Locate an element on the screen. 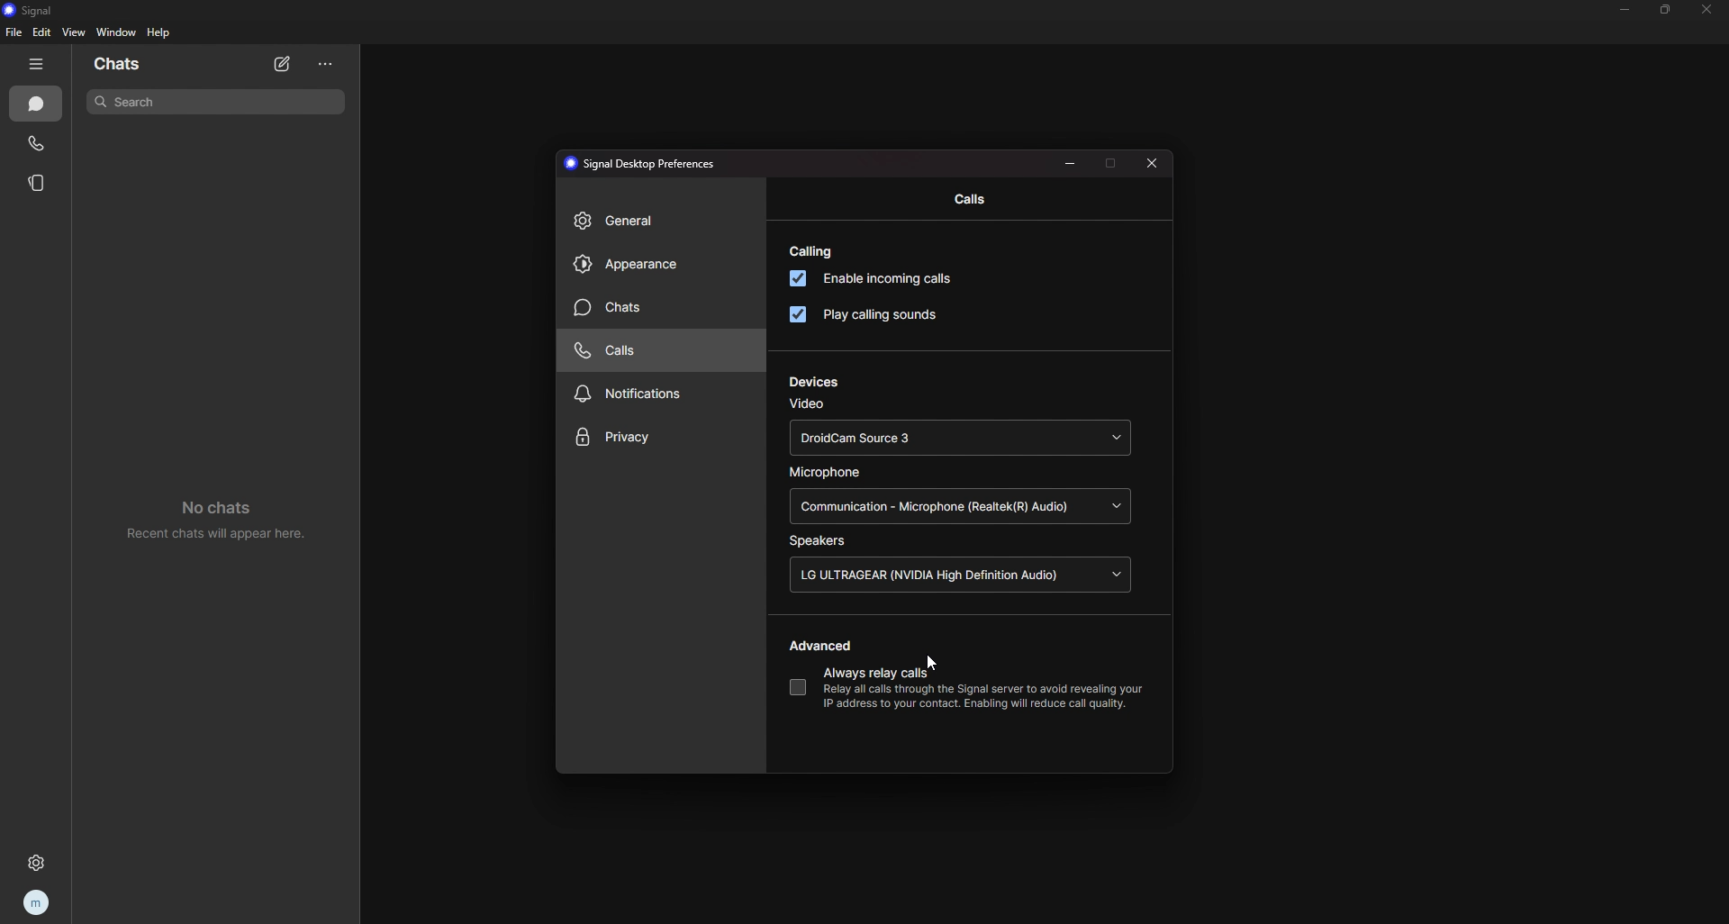  privacy is located at coordinates (658, 439).